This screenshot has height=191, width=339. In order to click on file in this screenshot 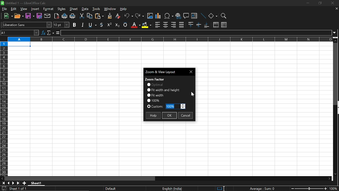, I will do `click(5, 9)`.